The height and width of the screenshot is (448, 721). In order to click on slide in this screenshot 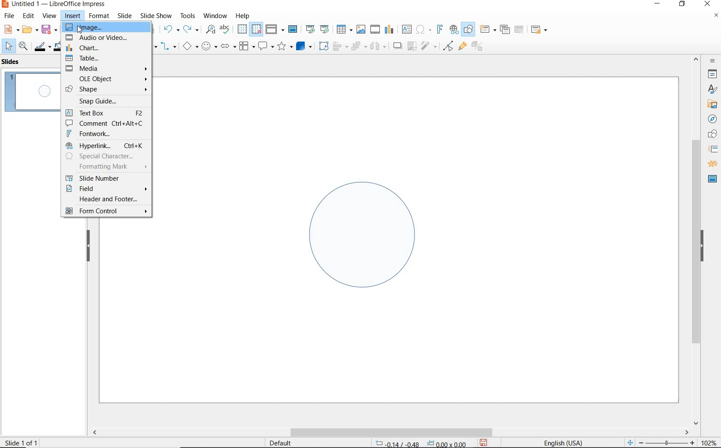, I will do `click(124, 16)`.